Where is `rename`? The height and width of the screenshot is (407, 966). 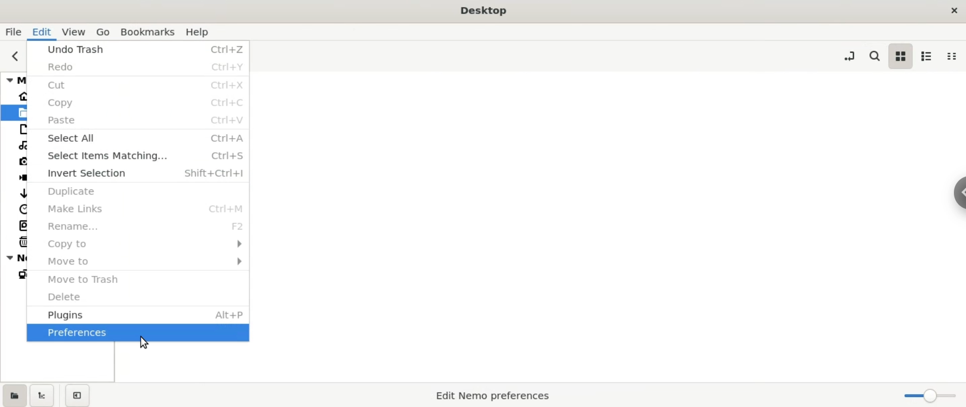 rename is located at coordinates (136, 226).